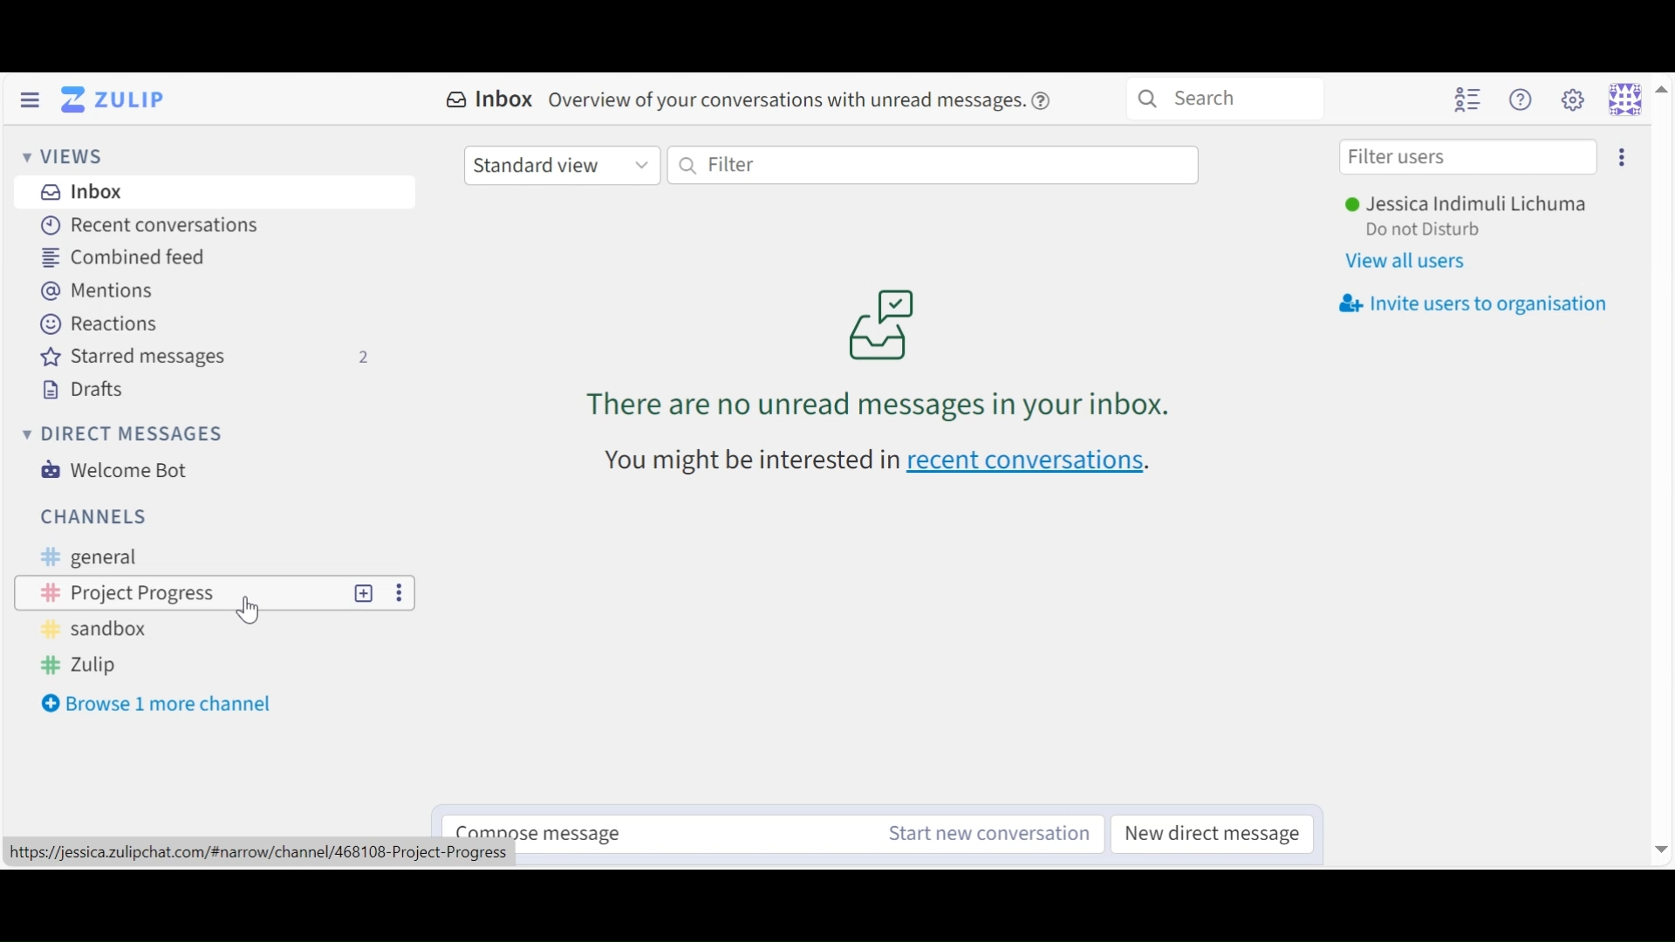  What do you see at coordinates (1425, 233) in the screenshot?
I see `Status` at bounding box center [1425, 233].